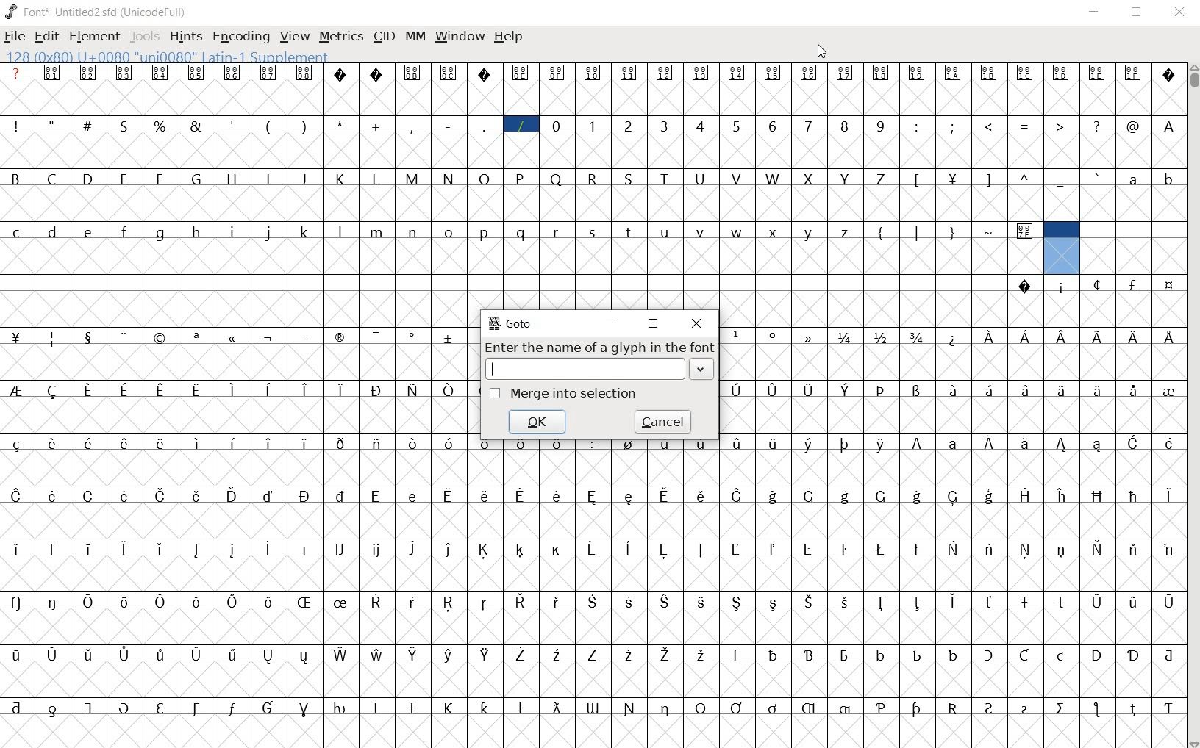 The image size is (1200, 748). I want to click on Symbol, so click(198, 707).